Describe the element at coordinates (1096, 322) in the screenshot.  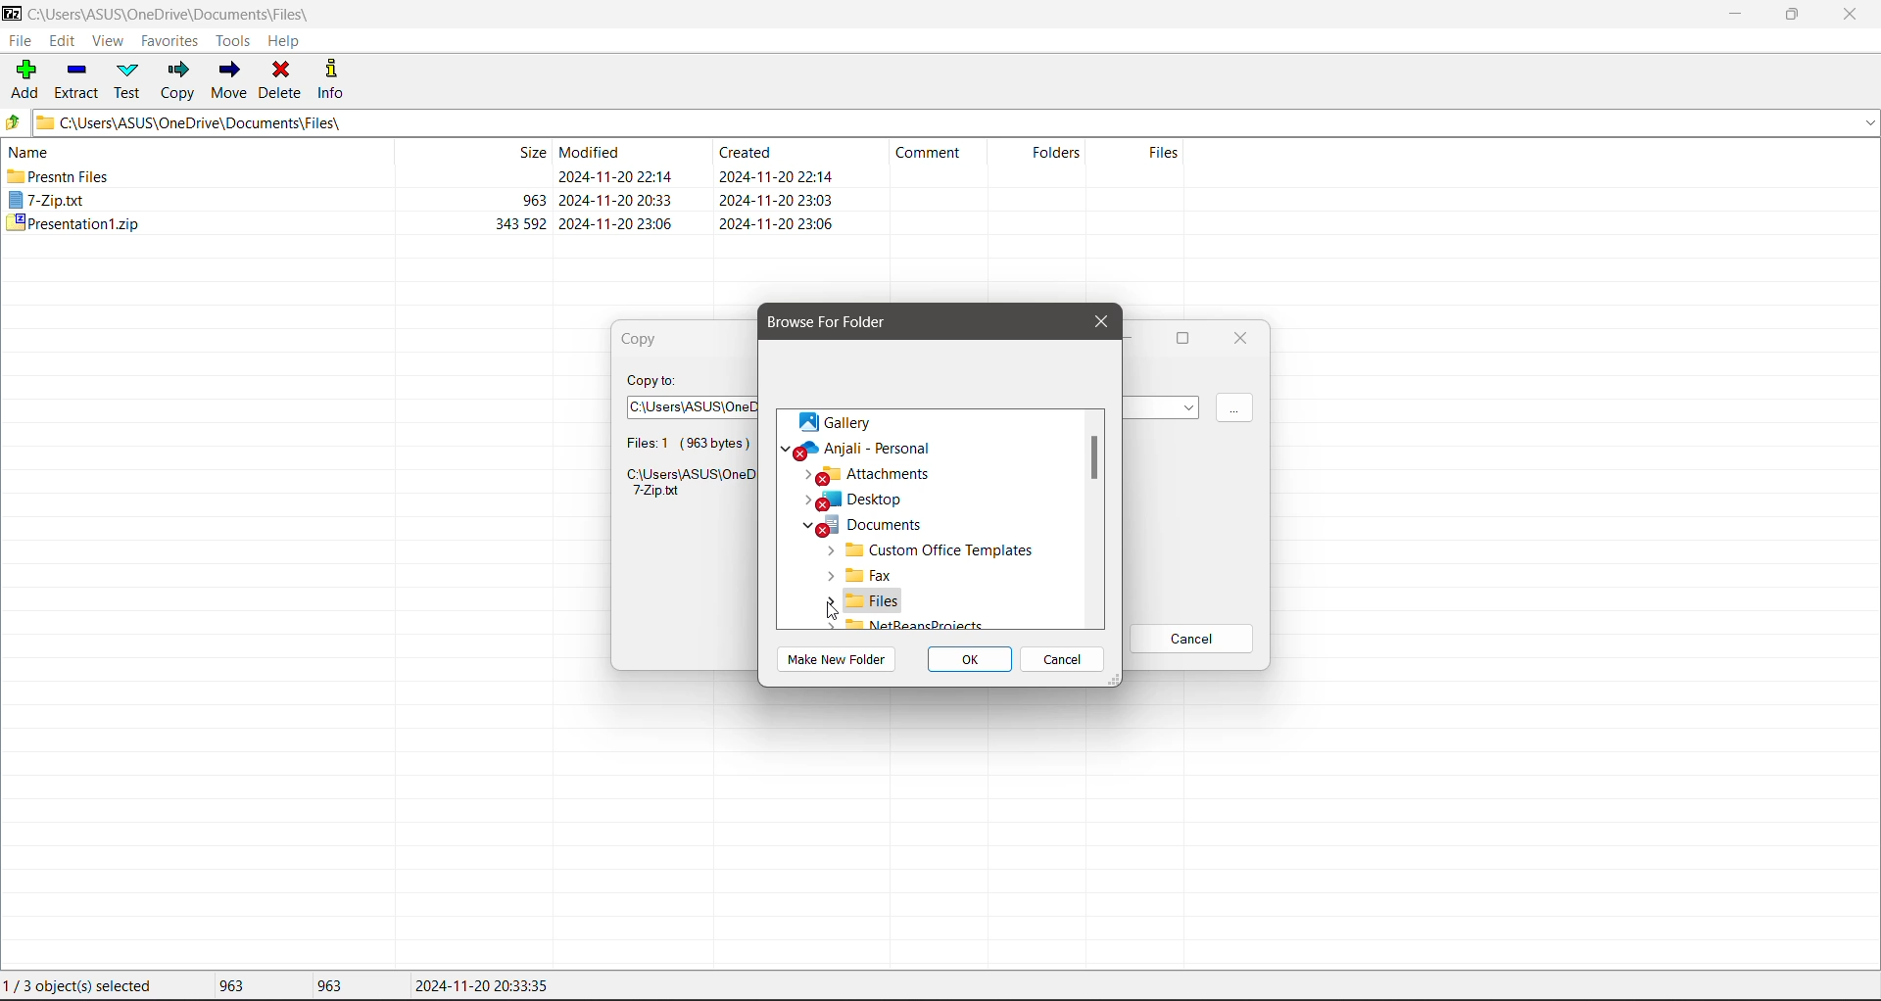
I see `Close` at that location.